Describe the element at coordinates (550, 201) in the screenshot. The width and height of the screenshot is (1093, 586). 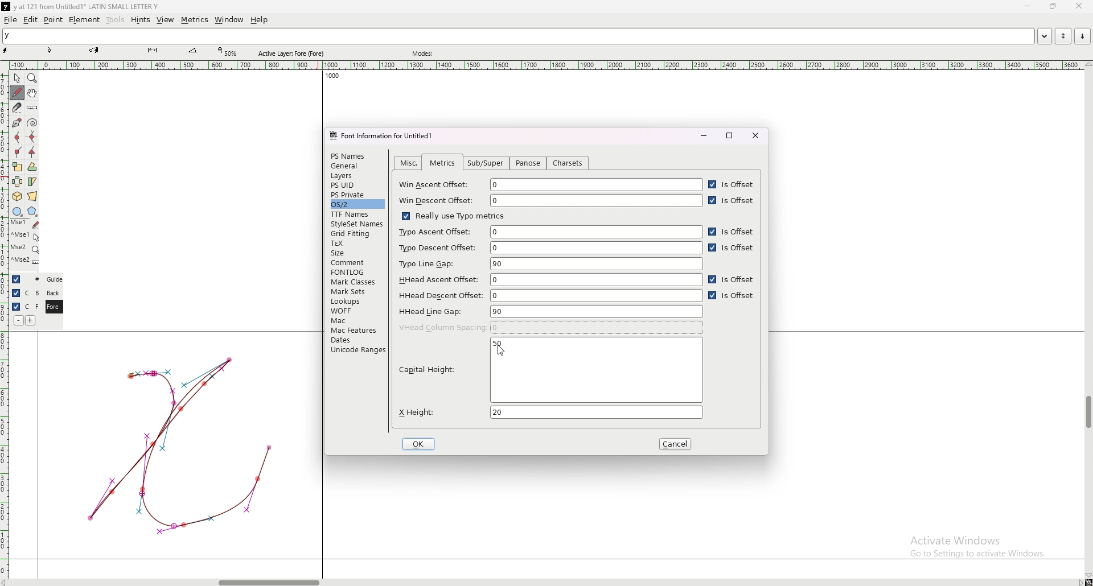
I see `win descent offset 0` at that location.